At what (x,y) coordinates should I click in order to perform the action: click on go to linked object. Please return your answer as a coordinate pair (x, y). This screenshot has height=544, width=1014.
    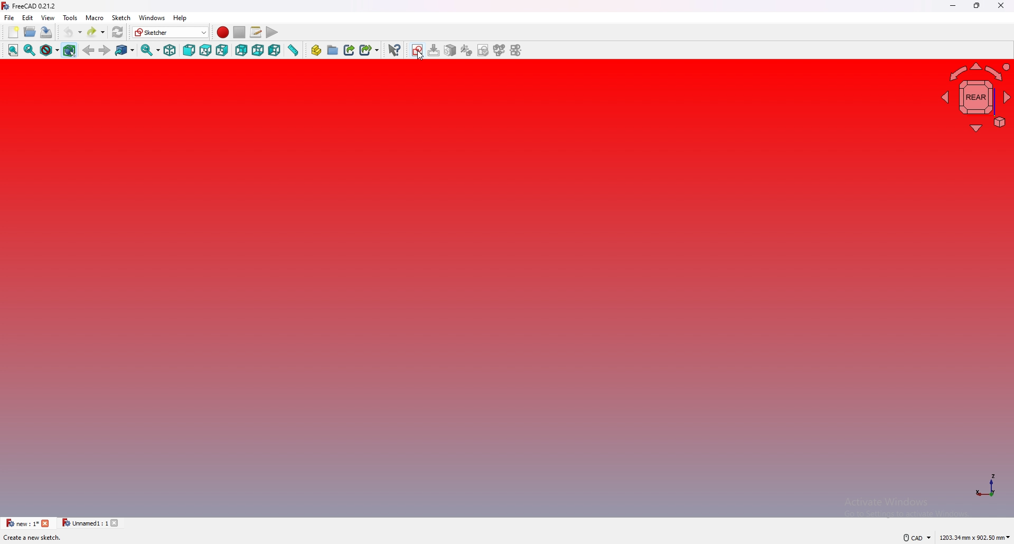
    Looking at the image, I should click on (125, 50).